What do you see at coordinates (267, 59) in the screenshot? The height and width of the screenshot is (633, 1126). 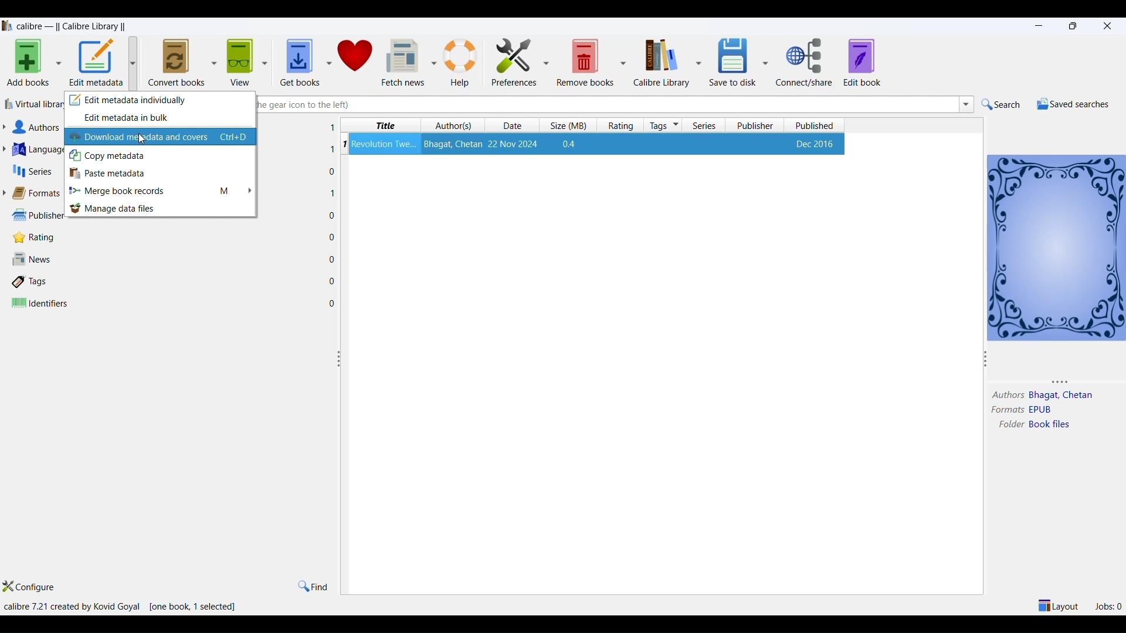 I see `view options dropdown button` at bounding box center [267, 59].